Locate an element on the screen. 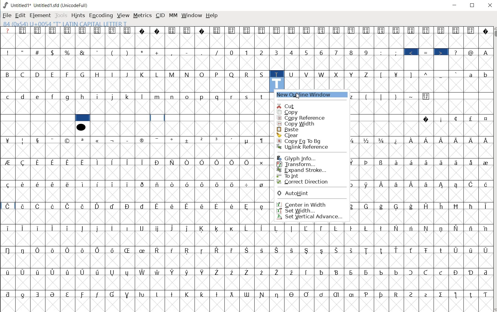 The height and width of the screenshot is (312, 497). Symbol is located at coordinates (427, 96).